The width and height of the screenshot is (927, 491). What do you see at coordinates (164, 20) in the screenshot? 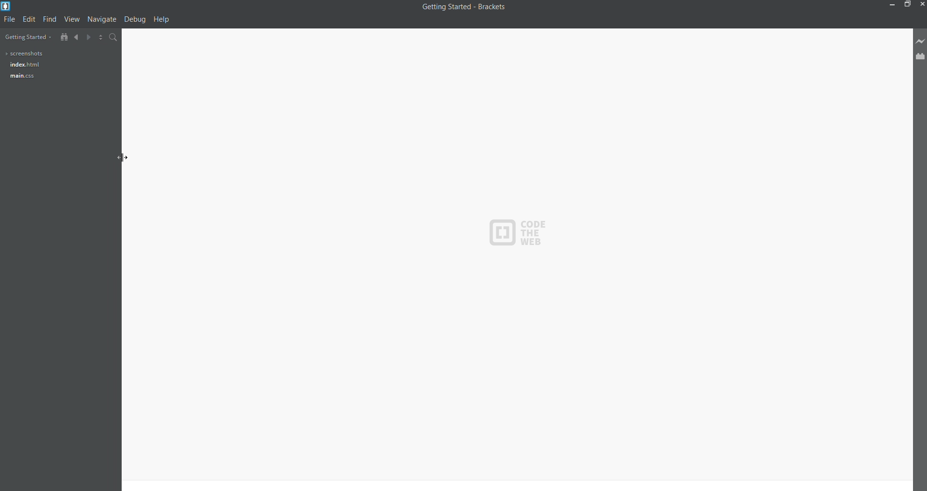
I see `help` at bounding box center [164, 20].